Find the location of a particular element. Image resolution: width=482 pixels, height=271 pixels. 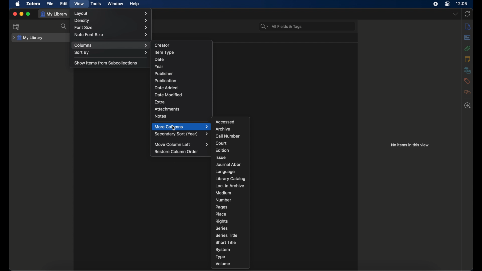

file is located at coordinates (50, 4).